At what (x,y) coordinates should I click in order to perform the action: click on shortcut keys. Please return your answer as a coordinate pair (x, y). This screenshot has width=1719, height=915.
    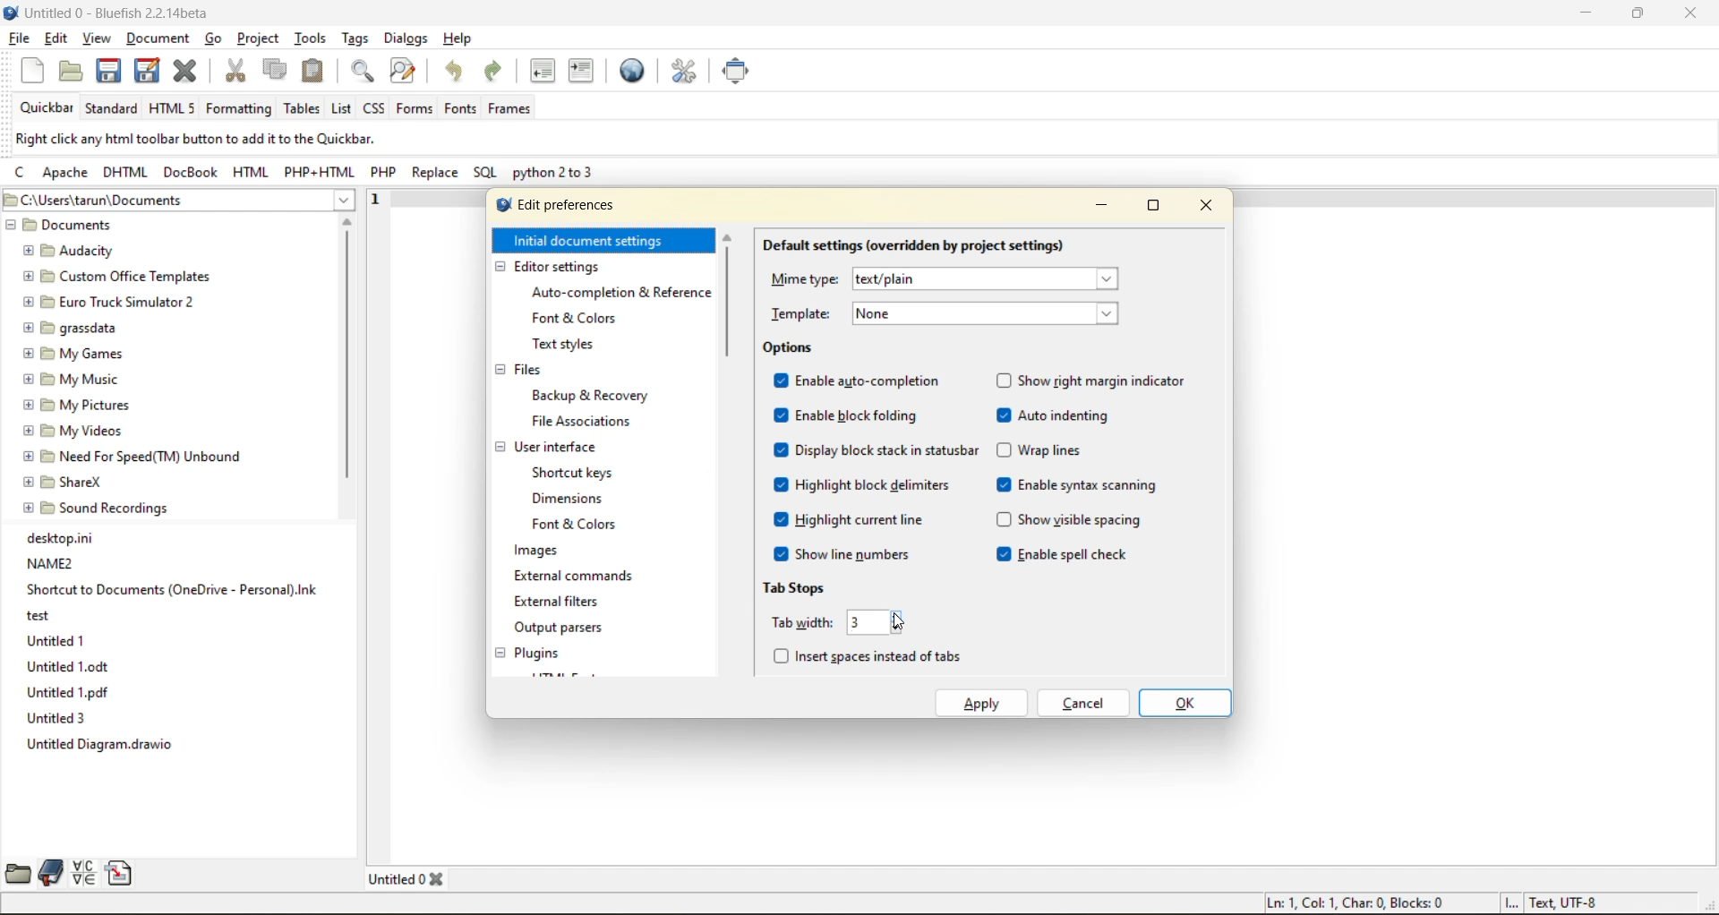
    Looking at the image, I should click on (577, 471).